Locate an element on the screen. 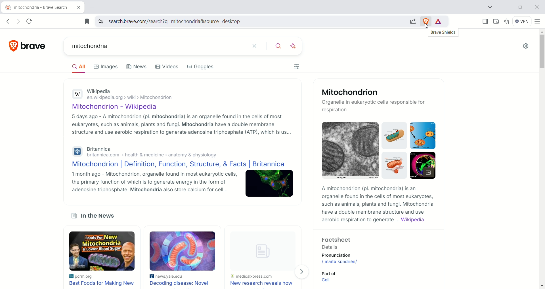 The width and height of the screenshot is (545, 289). Cell is located at coordinates (329, 280).